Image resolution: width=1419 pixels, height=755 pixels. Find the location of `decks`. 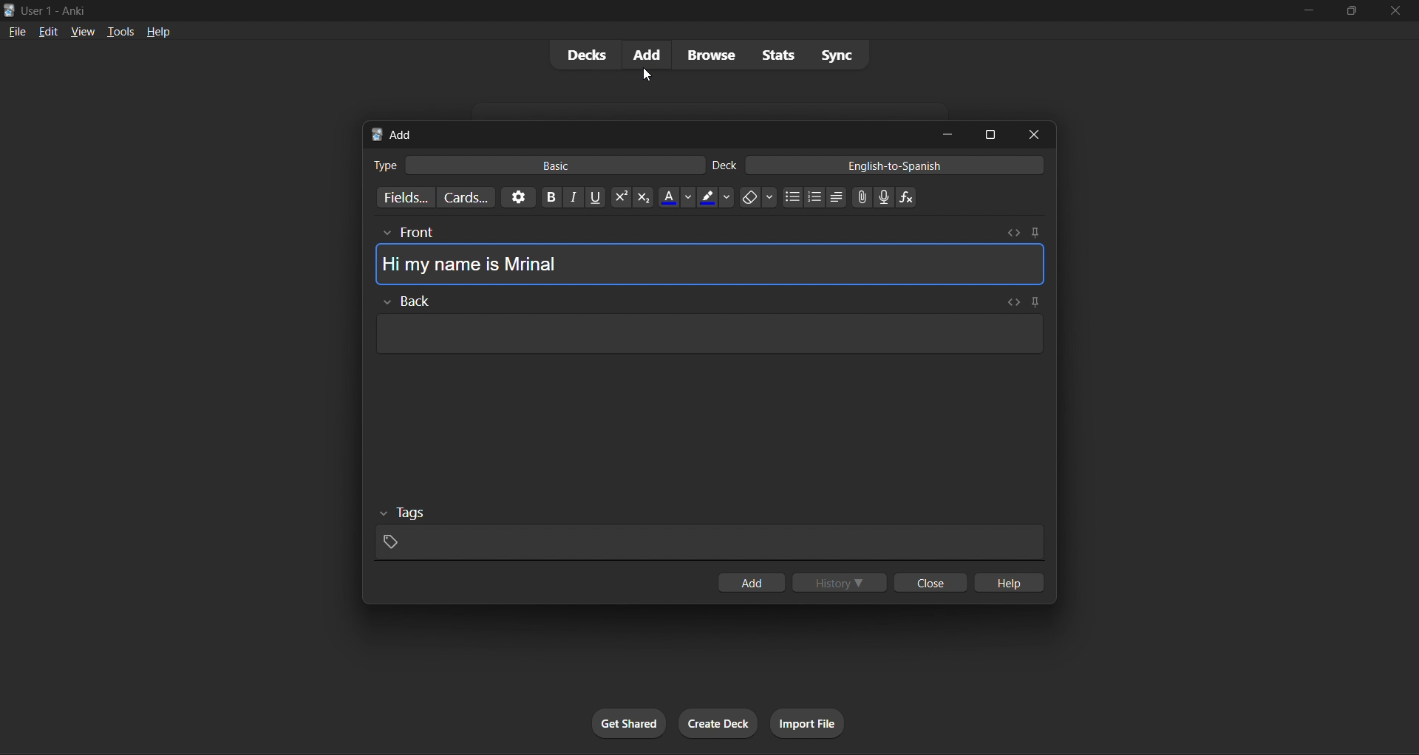

decks is located at coordinates (585, 55).